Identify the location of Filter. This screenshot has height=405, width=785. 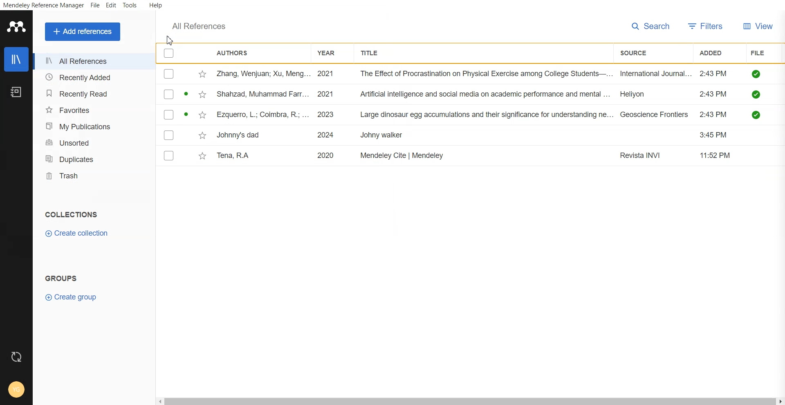
(706, 27).